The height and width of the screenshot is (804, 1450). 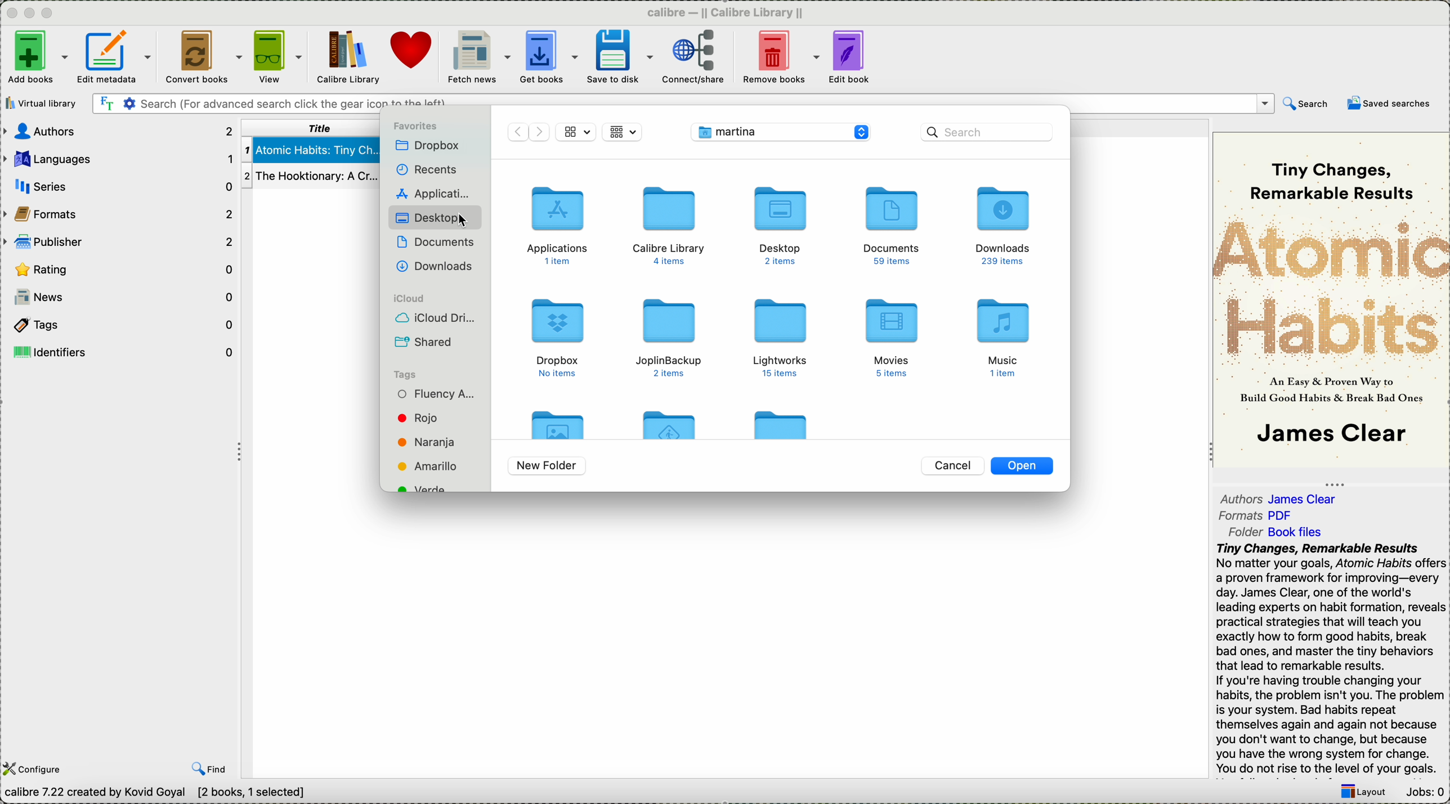 I want to click on folder, so click(x=1279, y=532).